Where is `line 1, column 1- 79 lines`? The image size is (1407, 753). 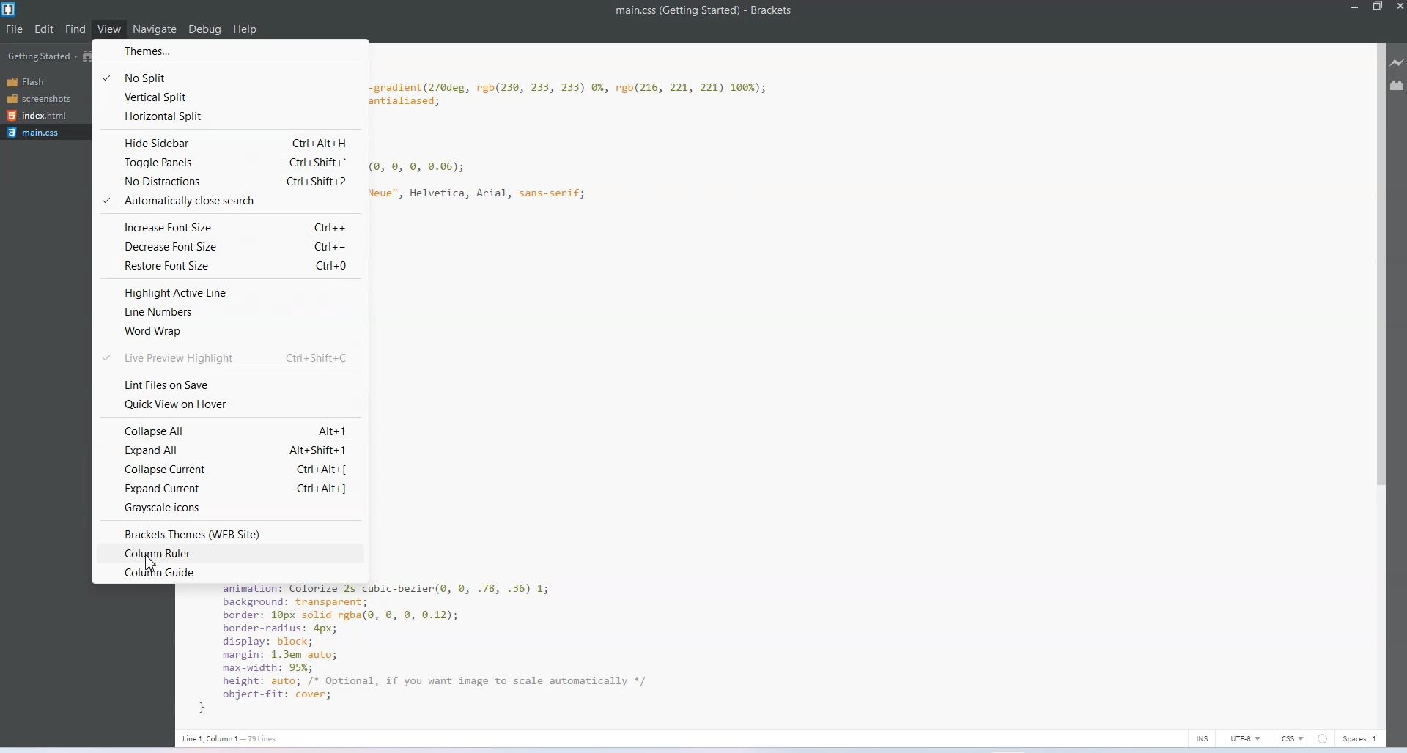
line 1, column 1- 79 lines is located at coordinates (226, 738).